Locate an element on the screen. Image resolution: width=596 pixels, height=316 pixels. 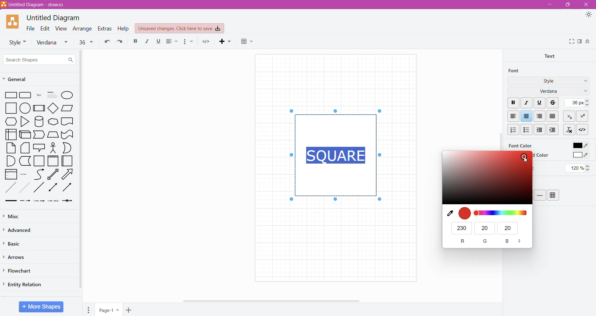
Set Font Size is located at coordinates (576, 102).